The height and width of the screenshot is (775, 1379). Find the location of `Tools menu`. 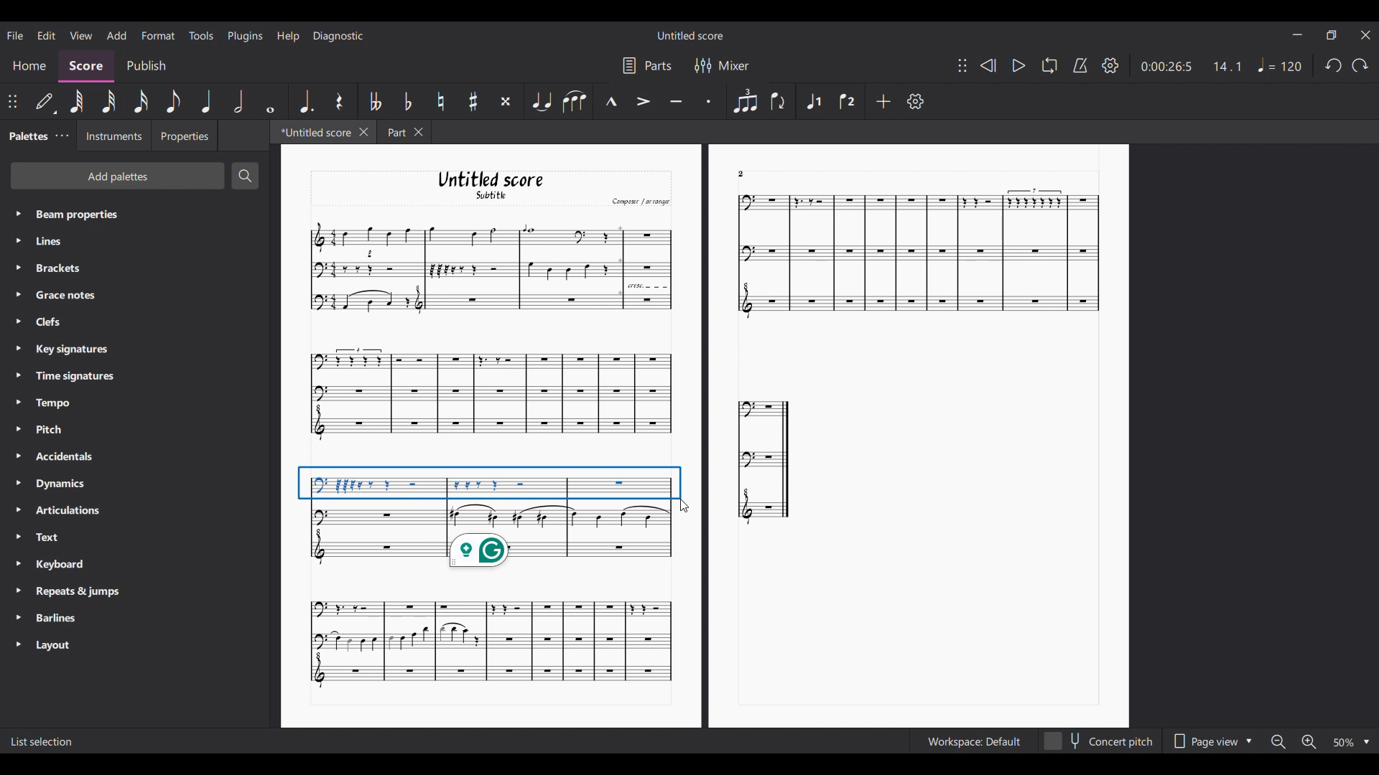

Tools menu is located at coordinates (200, 35).